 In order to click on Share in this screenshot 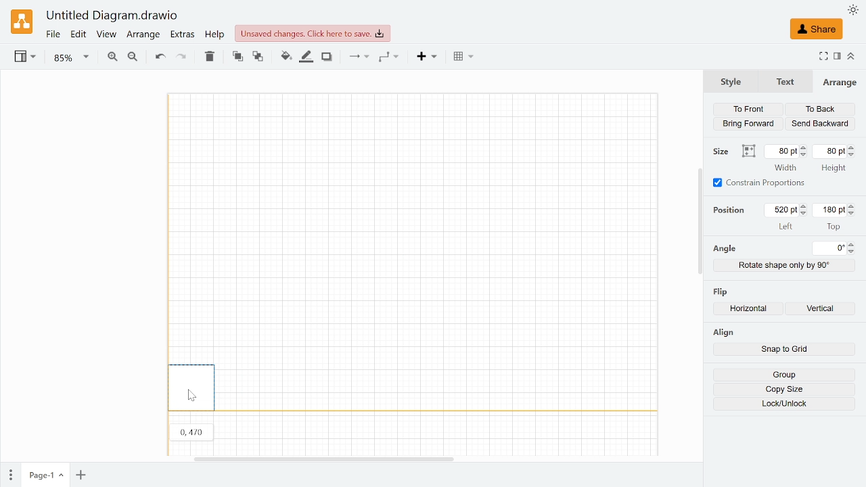, I will do `click(816, 29)`.